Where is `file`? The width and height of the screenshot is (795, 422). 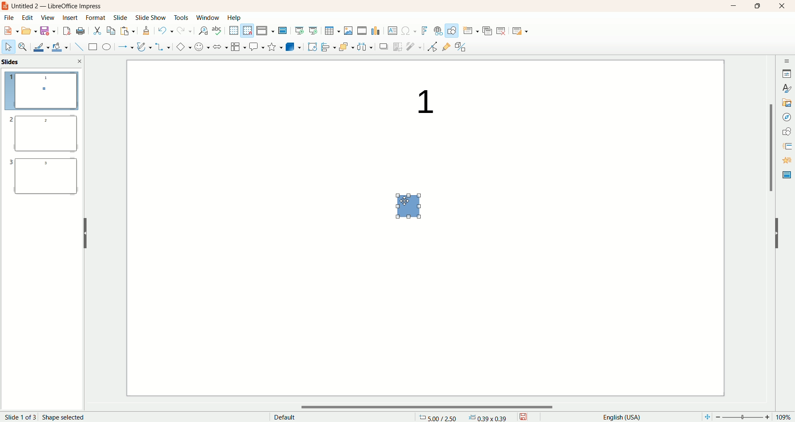 file is located at coordinates (12, 18).